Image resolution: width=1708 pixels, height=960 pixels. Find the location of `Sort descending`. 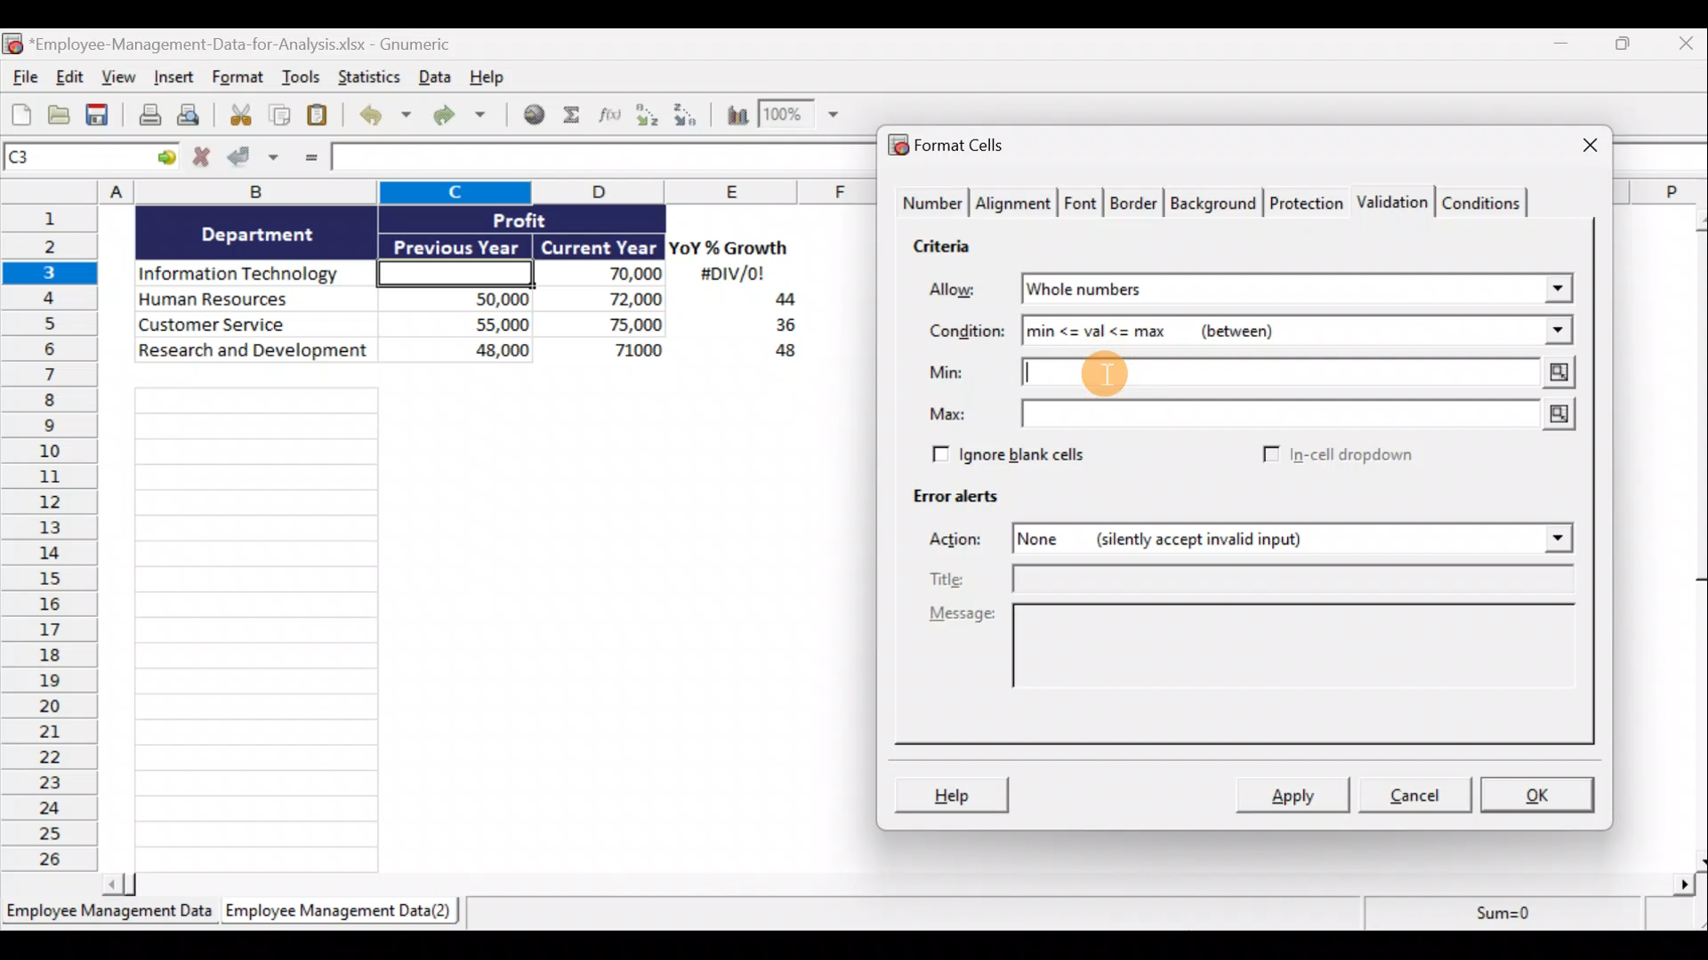

Sort descending is located at coordinates (682, 112).